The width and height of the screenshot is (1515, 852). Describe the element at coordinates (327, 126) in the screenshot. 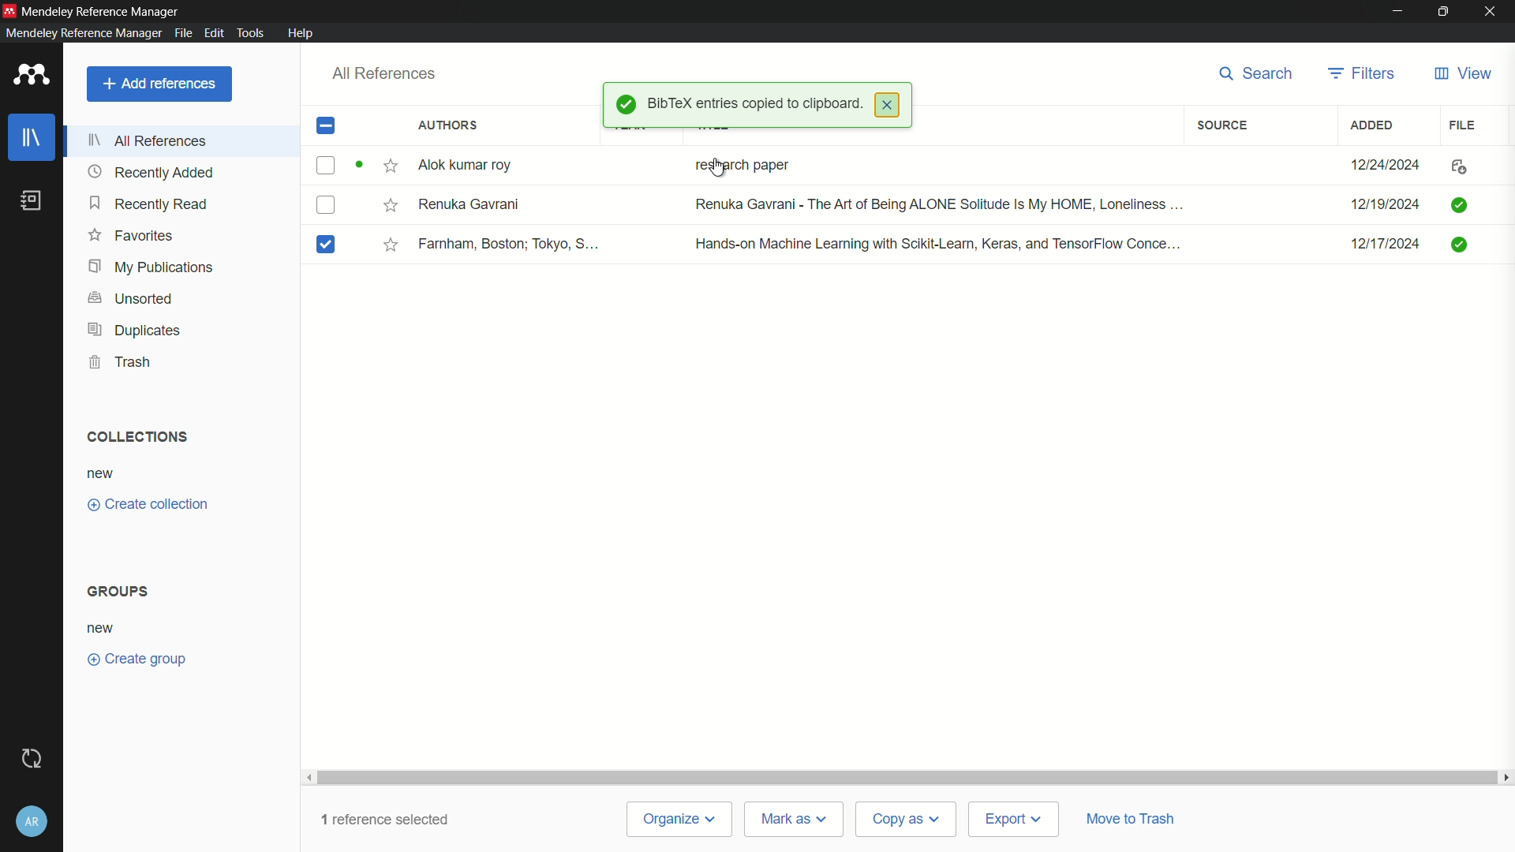

I see `check box` at that location.